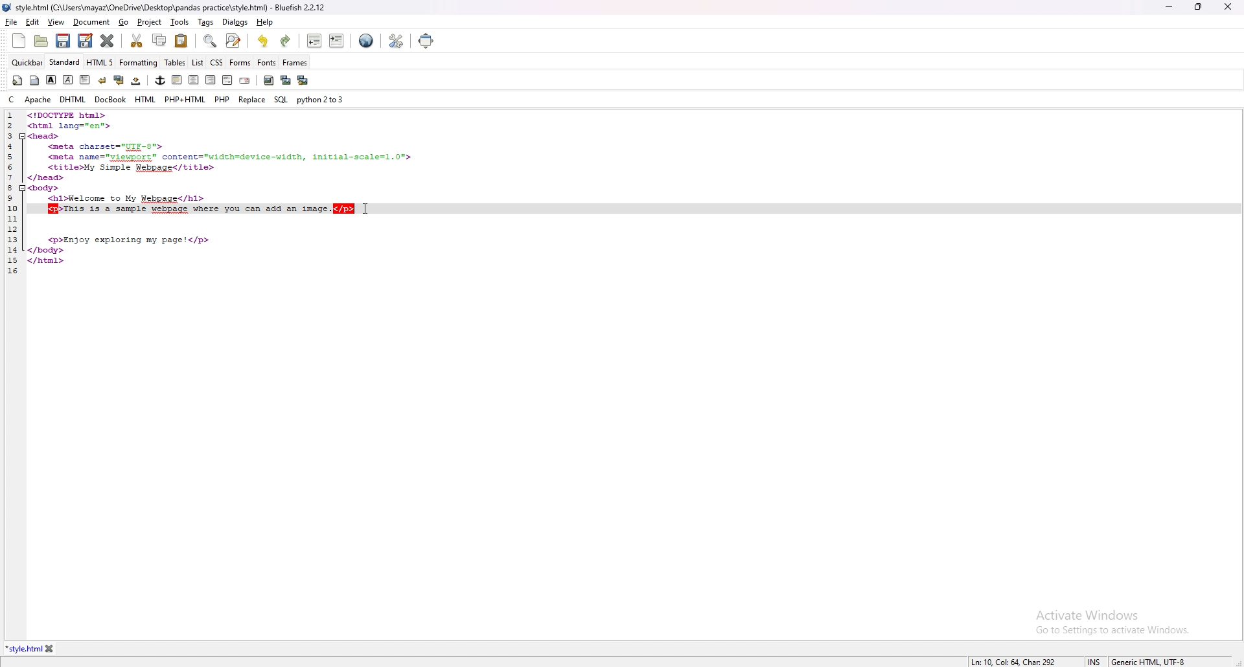 The image size is (1244, 667). What do you see at coordinates (63, 41) in the screenshot?
I see `save` at bounding box center [63, 41].